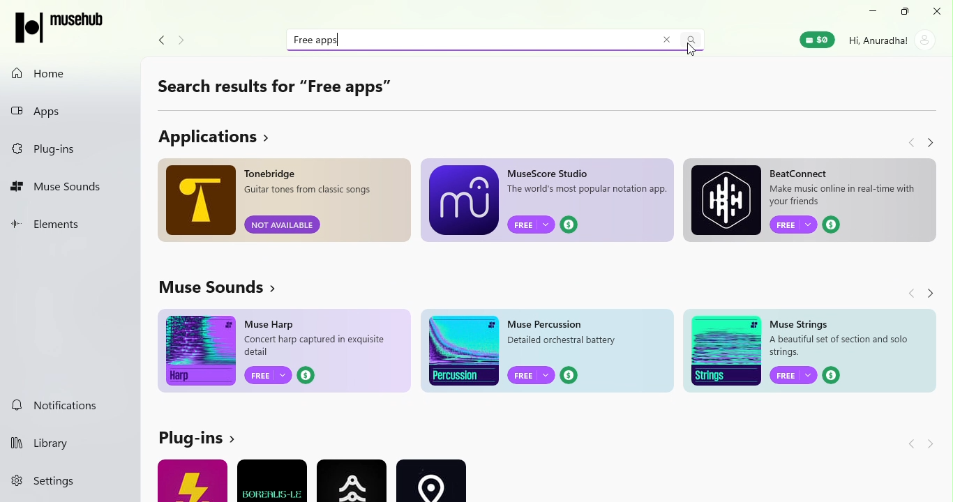 This screenshot has height=502, width=953. Describe the element at coordinates (63, 229) in the screenshot. I see `Elements` at that location.